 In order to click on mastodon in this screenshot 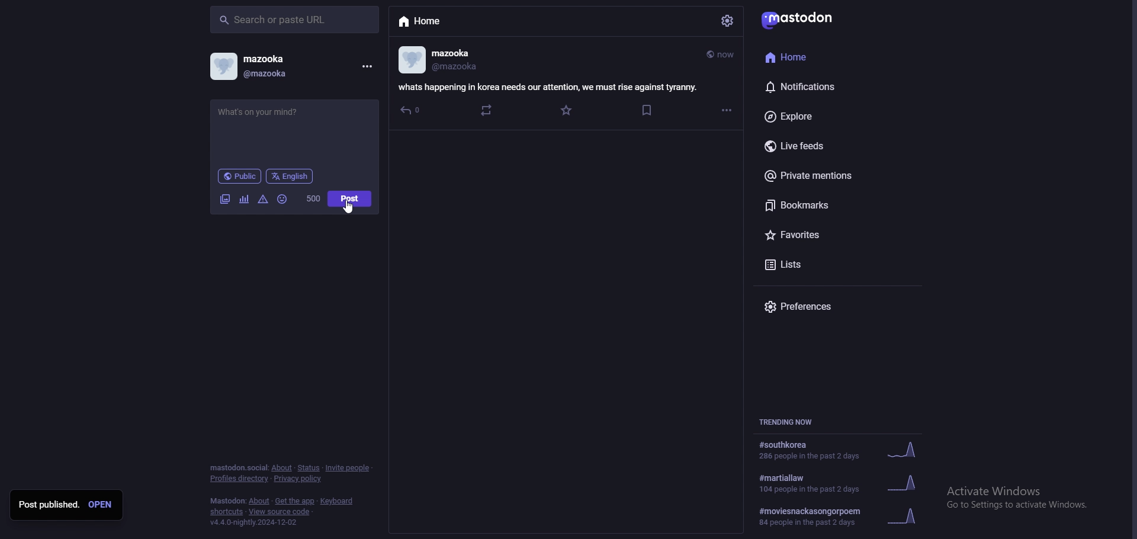, I will do `click(801, 19)`.